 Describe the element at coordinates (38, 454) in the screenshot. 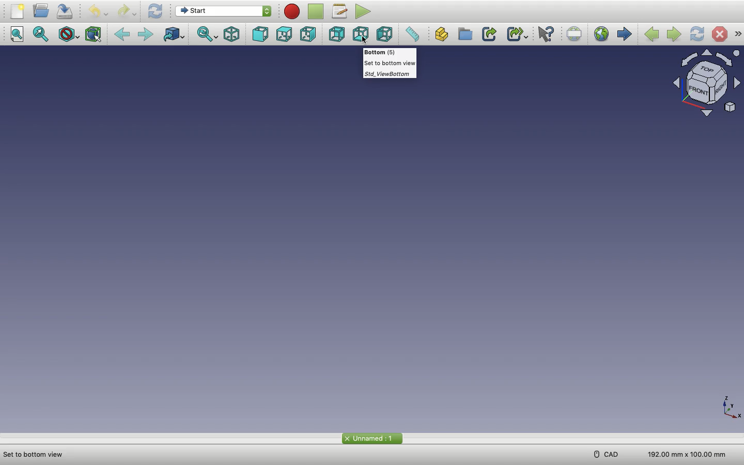

I see `Address` at that location.